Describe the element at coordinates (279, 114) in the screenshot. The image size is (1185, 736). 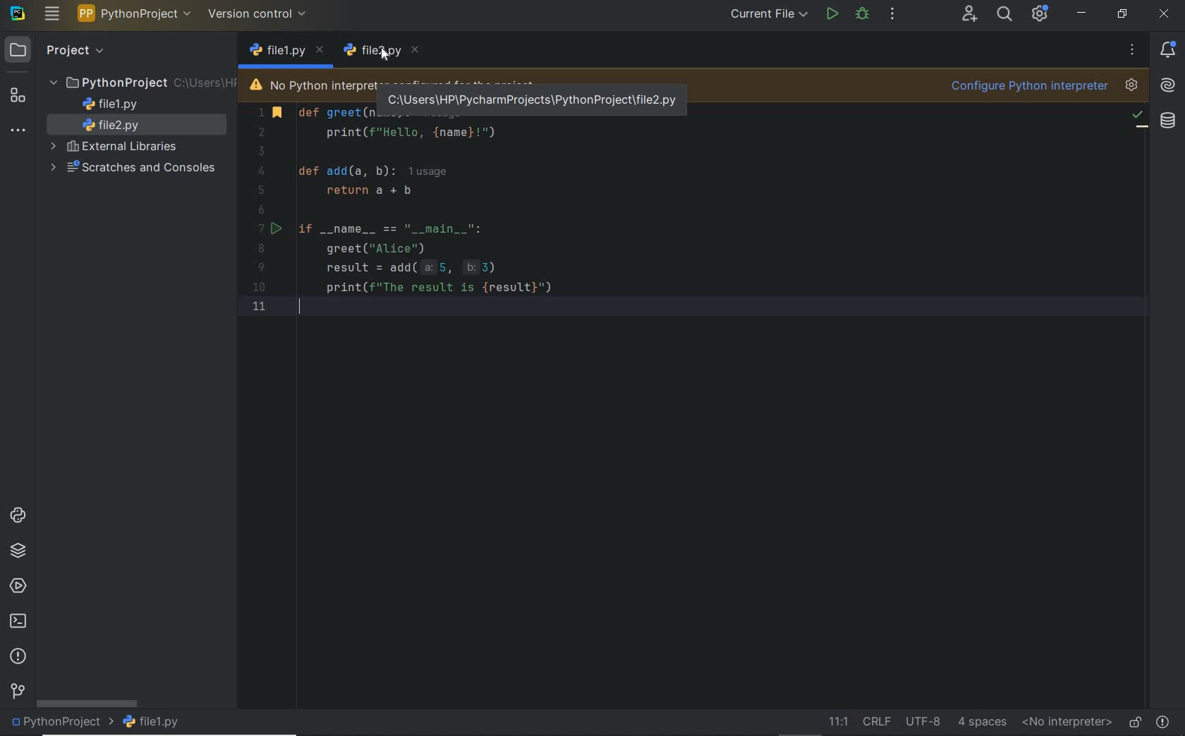
I see `bookmark added` at that location.